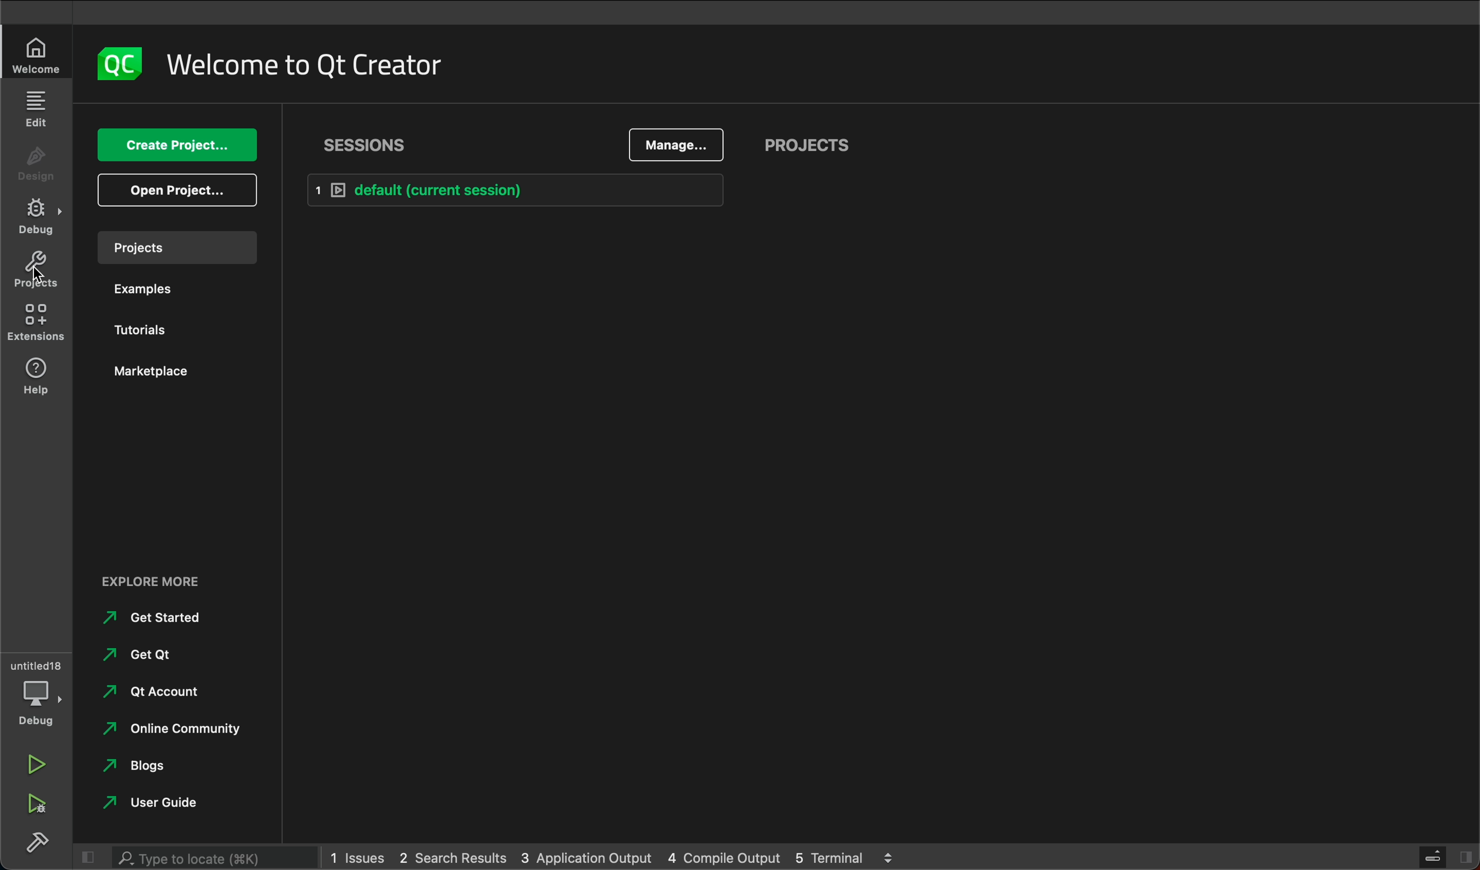 This screenshot has width=1480, height=870. Describe the element at coordinates (36, 52) in the screenshot. I see `welcome` at that location.